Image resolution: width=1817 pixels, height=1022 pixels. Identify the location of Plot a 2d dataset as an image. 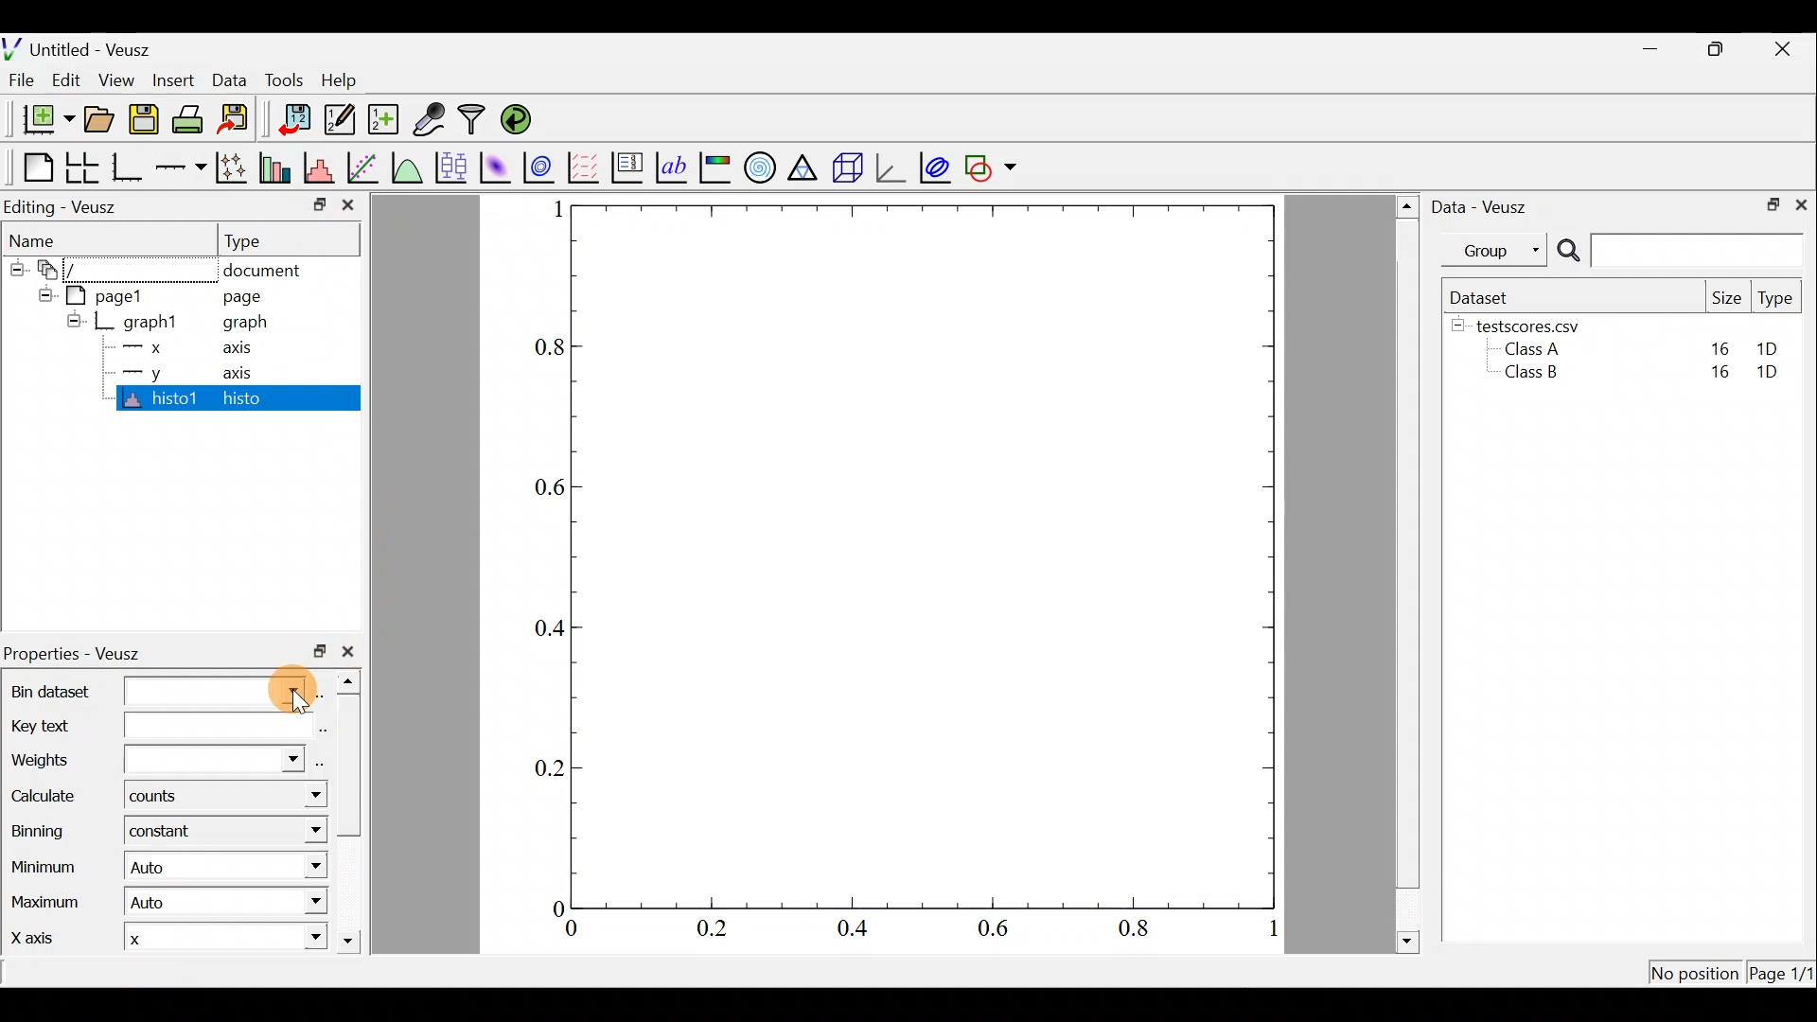
(494, 165).